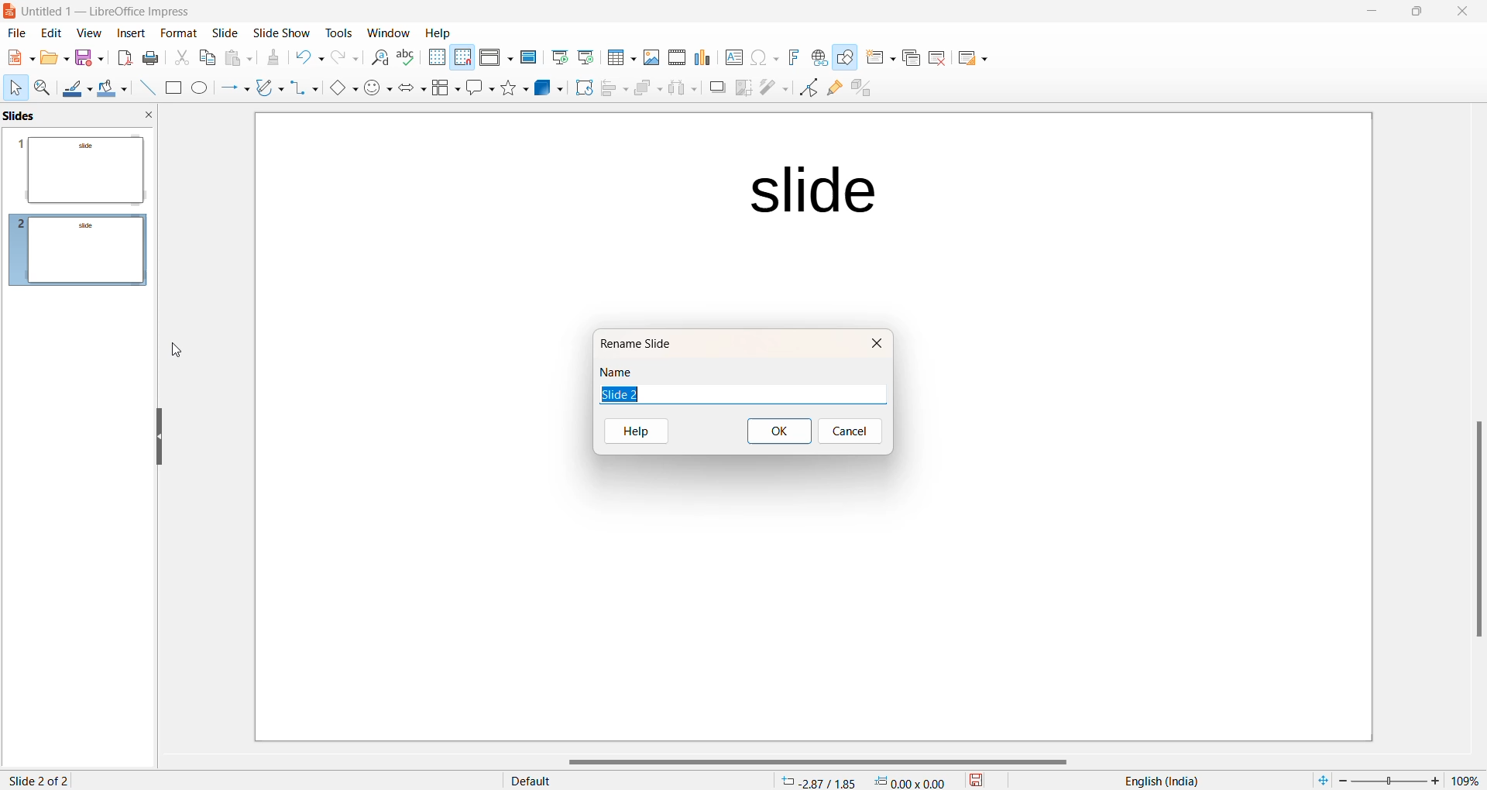 The width and height of the screenshot is (1487, 790). I want to click on Arrange, so click(644, 91).